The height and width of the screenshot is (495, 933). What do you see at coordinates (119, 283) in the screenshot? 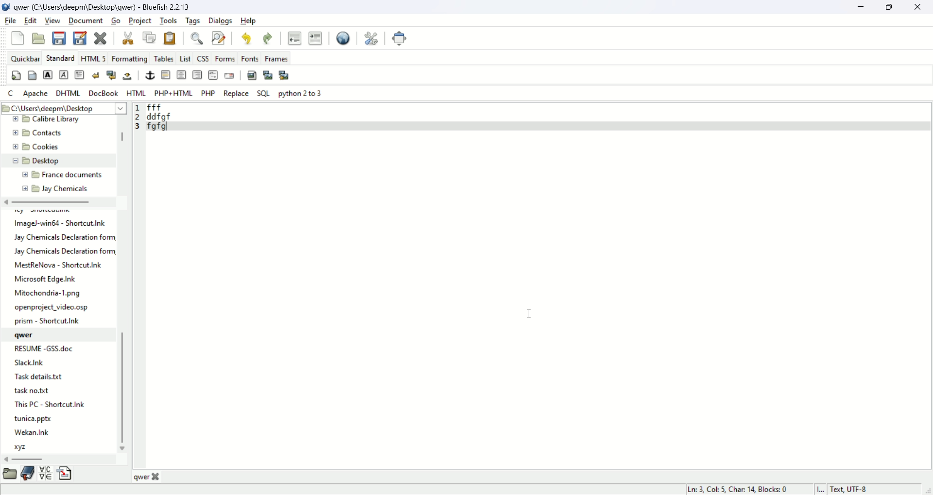
I see `vertical scroll bar` at bounding box center [119, 283].